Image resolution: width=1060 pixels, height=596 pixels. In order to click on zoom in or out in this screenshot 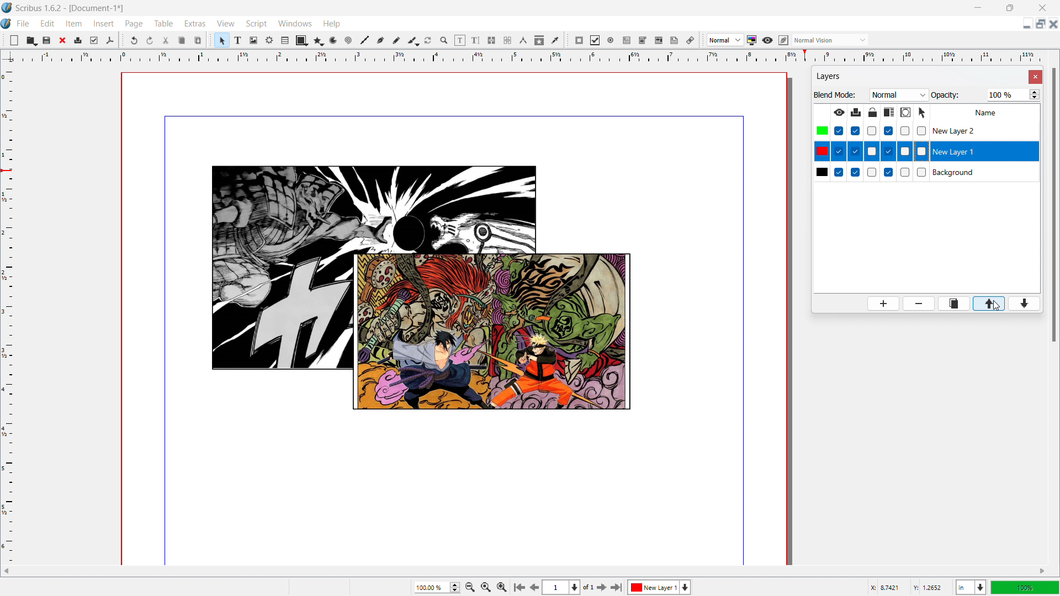, I will do `click(444, 40)`.